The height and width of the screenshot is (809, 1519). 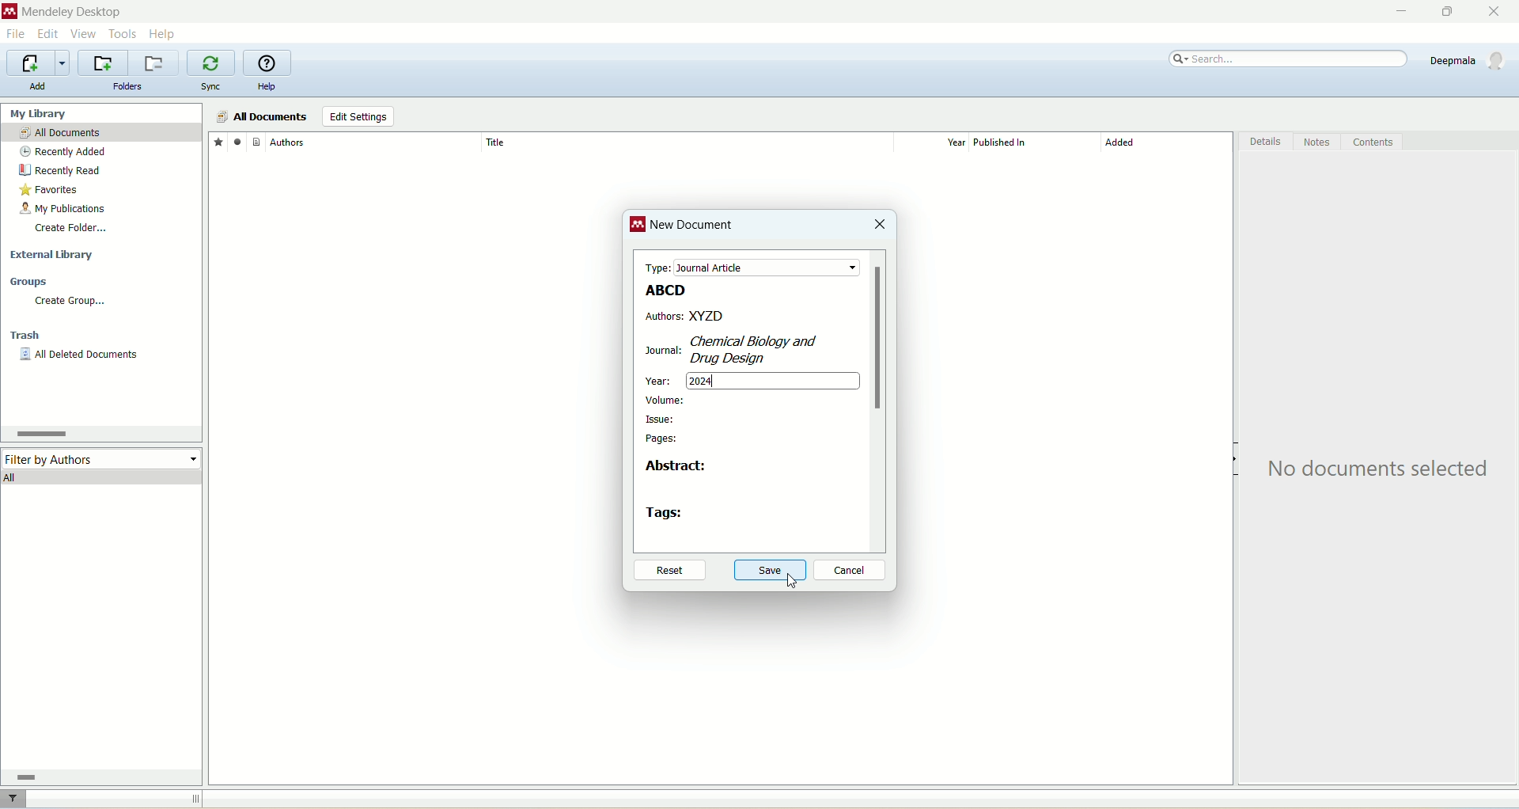 I want to click on external library, so click(x=55, y=256).